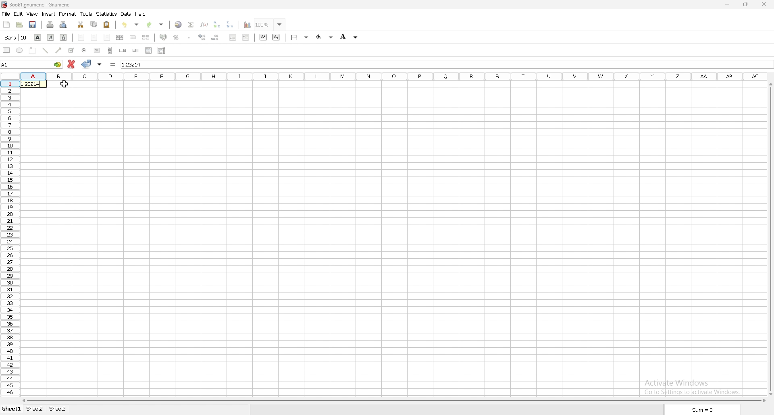 The width and height of the screenshot is (774, 415). What do you see at coordinates (17, 37) in the screenshot?
I see `font` at bounding box center [17, 37].